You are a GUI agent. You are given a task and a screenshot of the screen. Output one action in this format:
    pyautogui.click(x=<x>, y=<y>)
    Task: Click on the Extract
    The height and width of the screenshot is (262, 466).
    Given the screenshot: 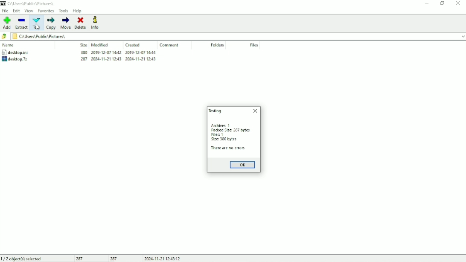 What is the action you would take?
    pyautogui.click(x=22, y=23)
    